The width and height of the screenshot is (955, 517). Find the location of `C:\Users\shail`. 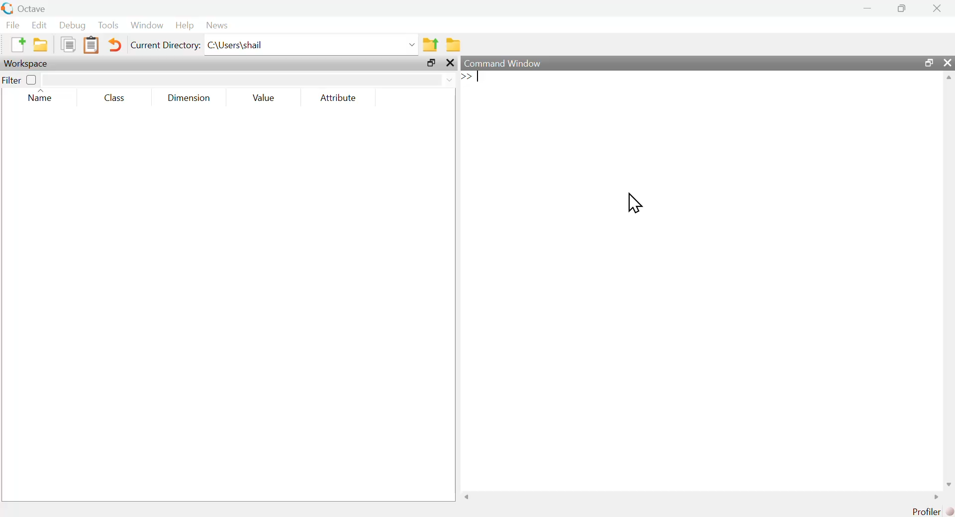

C:\Users\shail is located at coordinates (236, 44).